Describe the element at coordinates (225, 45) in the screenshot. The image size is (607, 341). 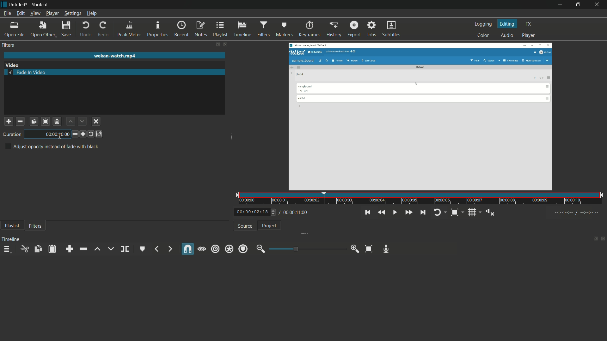
I see `close filter` at that location.